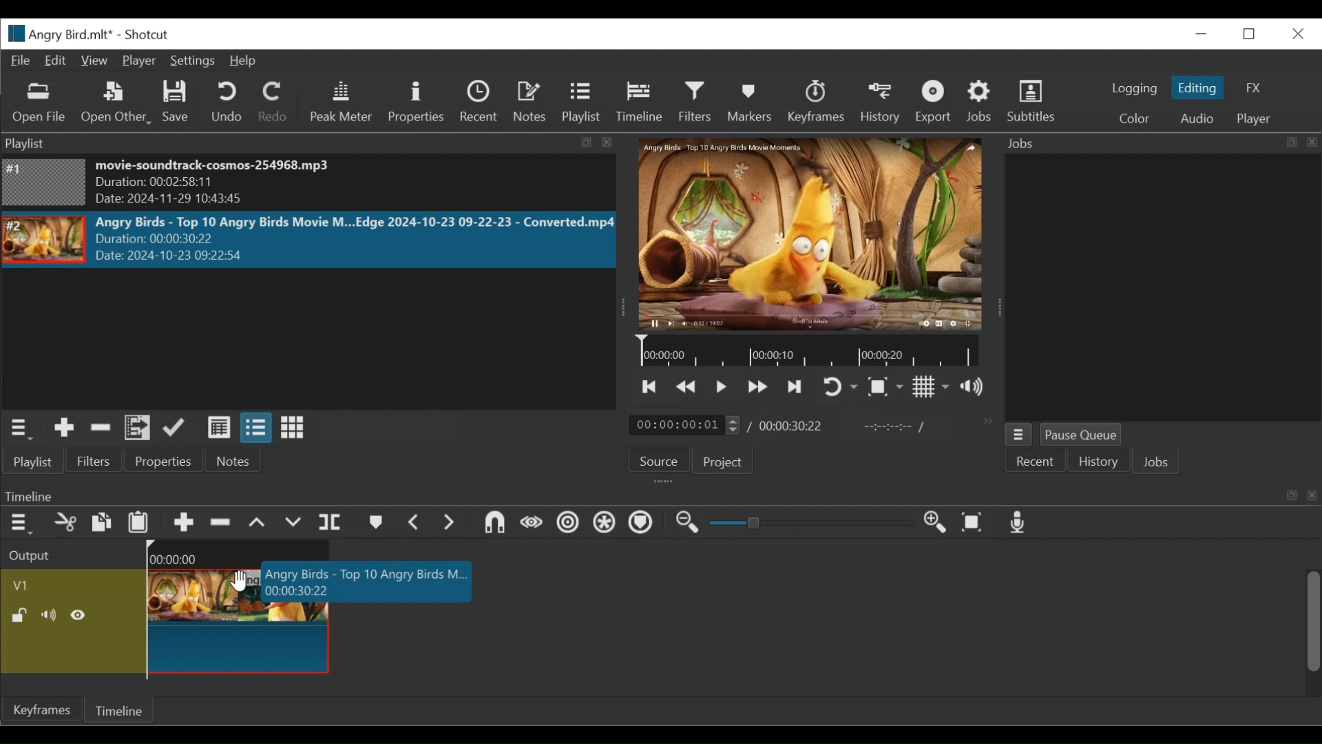  What do you see at coordinates (137, 61) in the screenshot?
I see `Player` at bounding box center [137, 61].